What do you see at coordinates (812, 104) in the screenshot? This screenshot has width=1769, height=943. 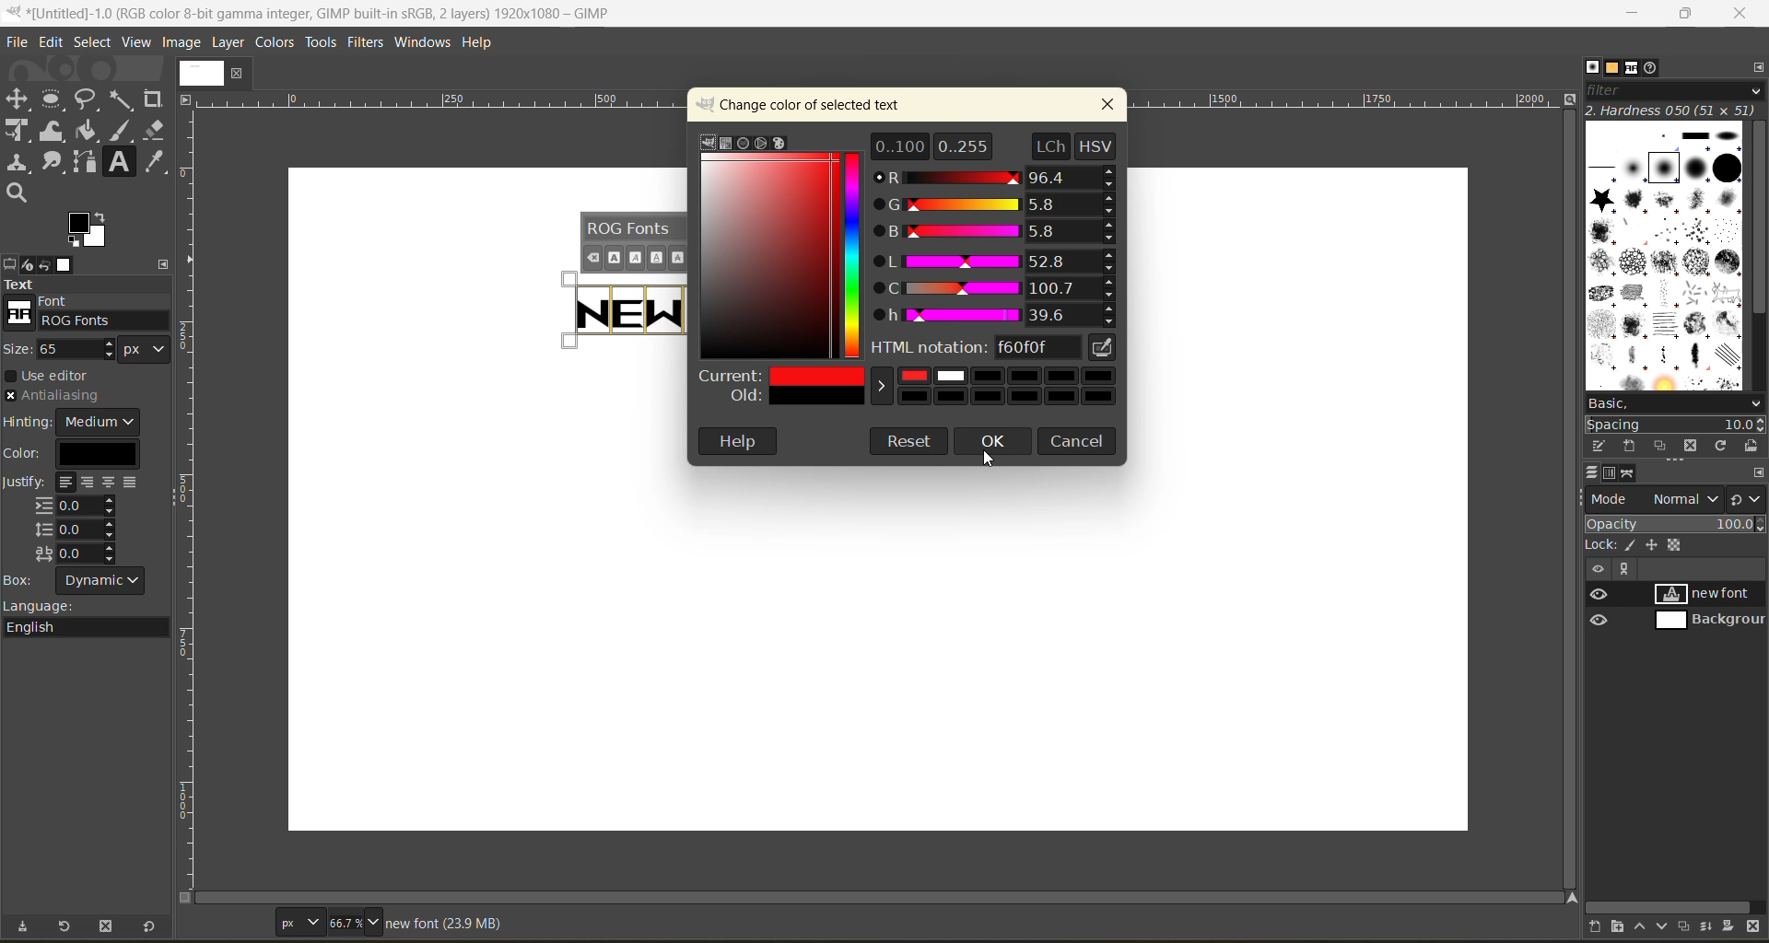 I see `change color` at bounding box center [812, 104].